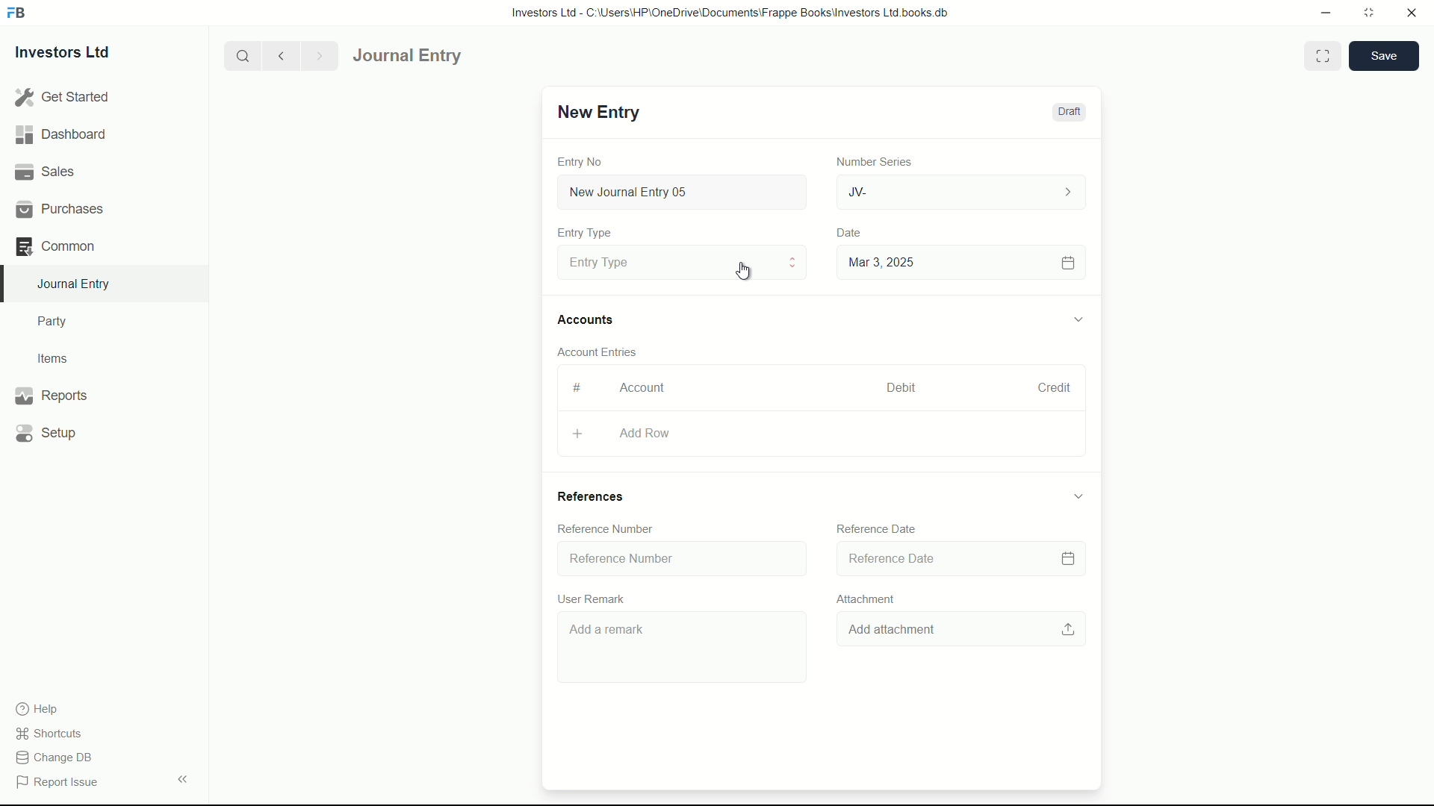  Describe the element at coordinates (680, 261) in the screenshot. I see `Entry Type` at that location.